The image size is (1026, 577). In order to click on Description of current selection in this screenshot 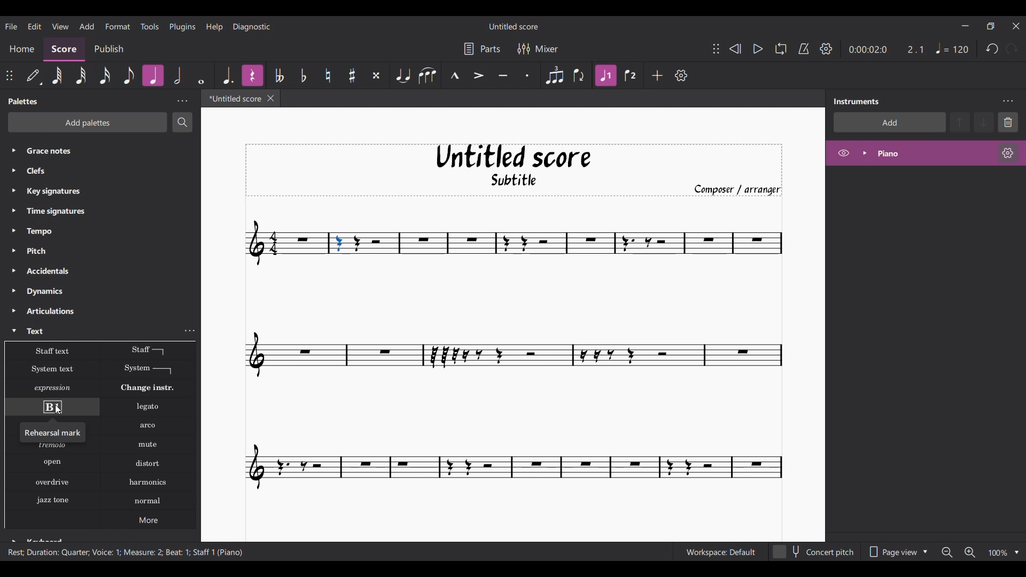, I will do `click(125, 552)`.